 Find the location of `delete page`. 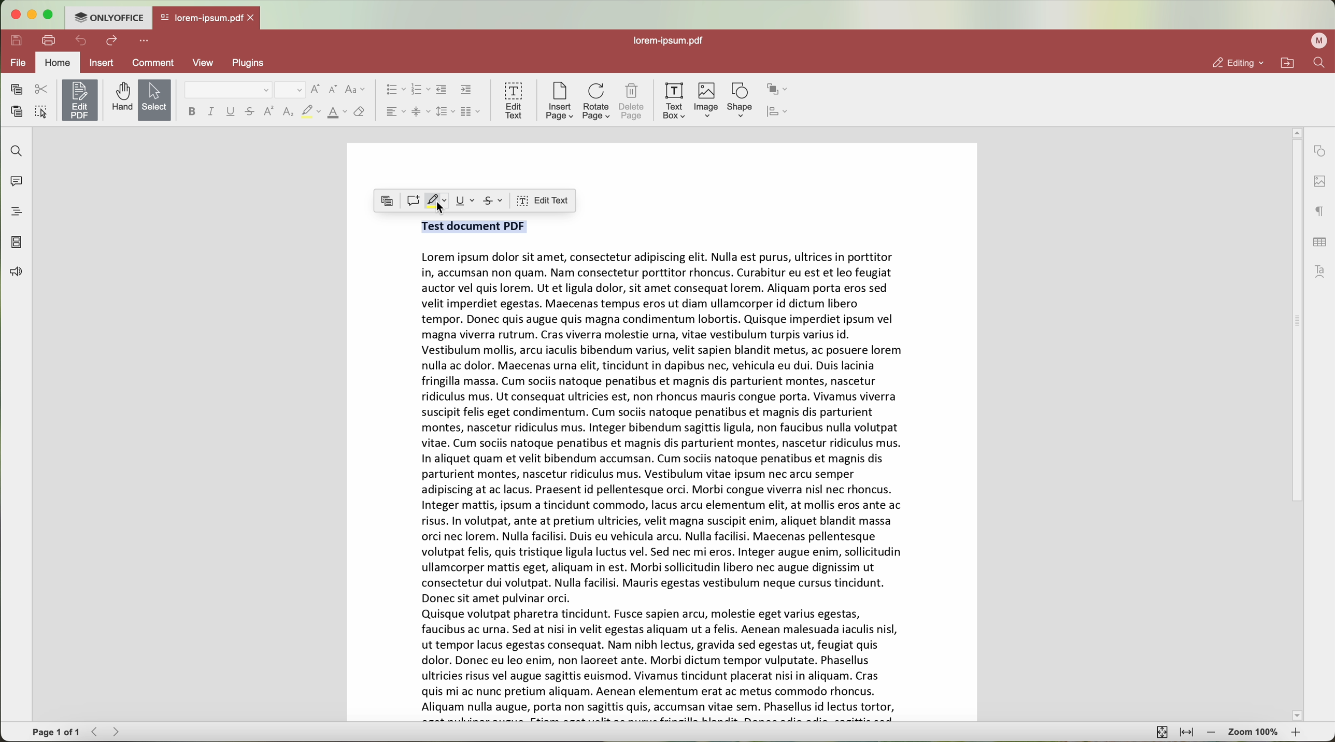

delete page is located at coordinates (632, 103).